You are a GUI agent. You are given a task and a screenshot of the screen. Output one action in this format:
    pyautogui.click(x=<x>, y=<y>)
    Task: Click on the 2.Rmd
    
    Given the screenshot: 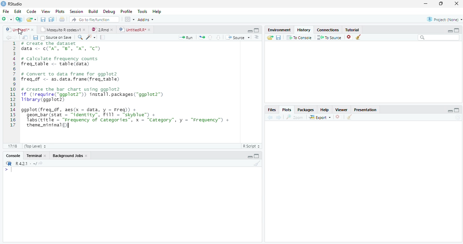 What is the action you would take?
    pyautogui.click(x=102, y=30)
    